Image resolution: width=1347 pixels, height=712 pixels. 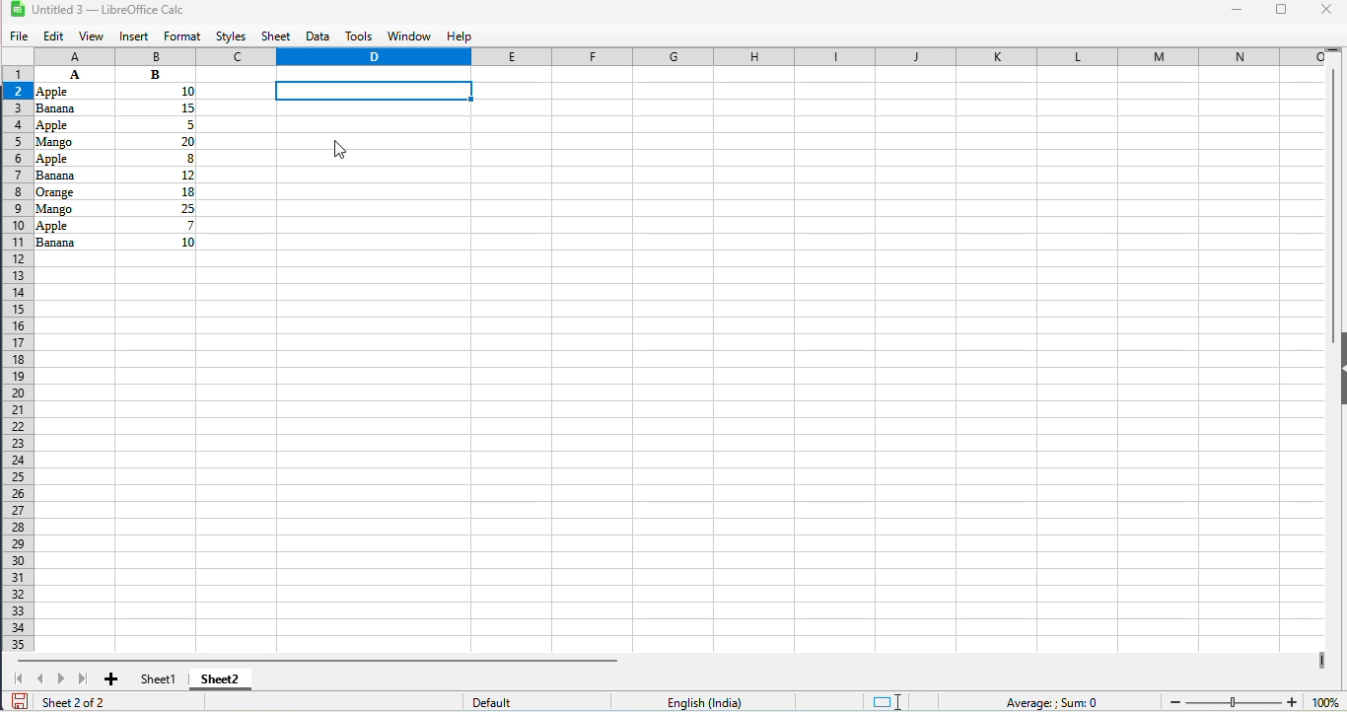 I want to click on click to save document, so click(x=20, y=702).